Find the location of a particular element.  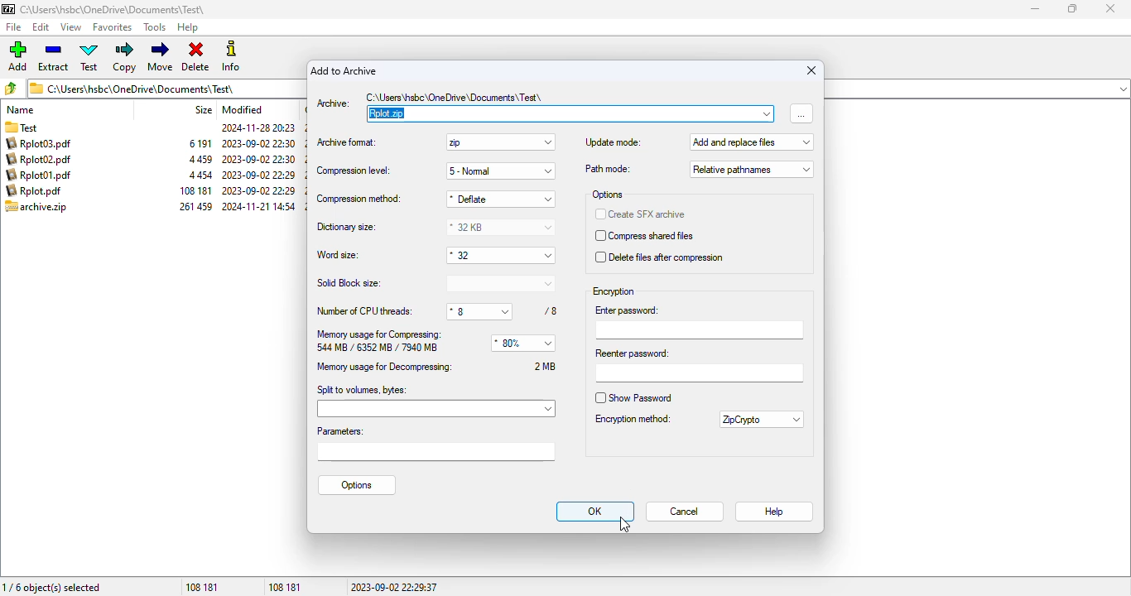

name is located at coordinates (21, 109).